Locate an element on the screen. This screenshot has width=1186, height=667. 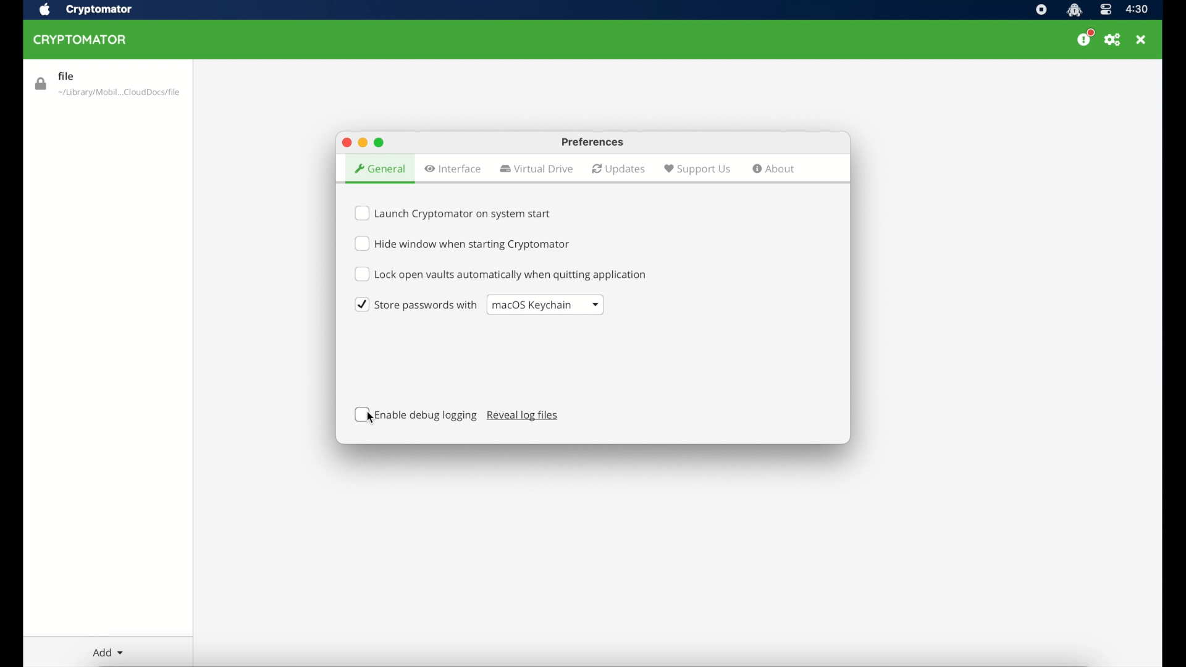
cursor is located at coordinates (374, 415).